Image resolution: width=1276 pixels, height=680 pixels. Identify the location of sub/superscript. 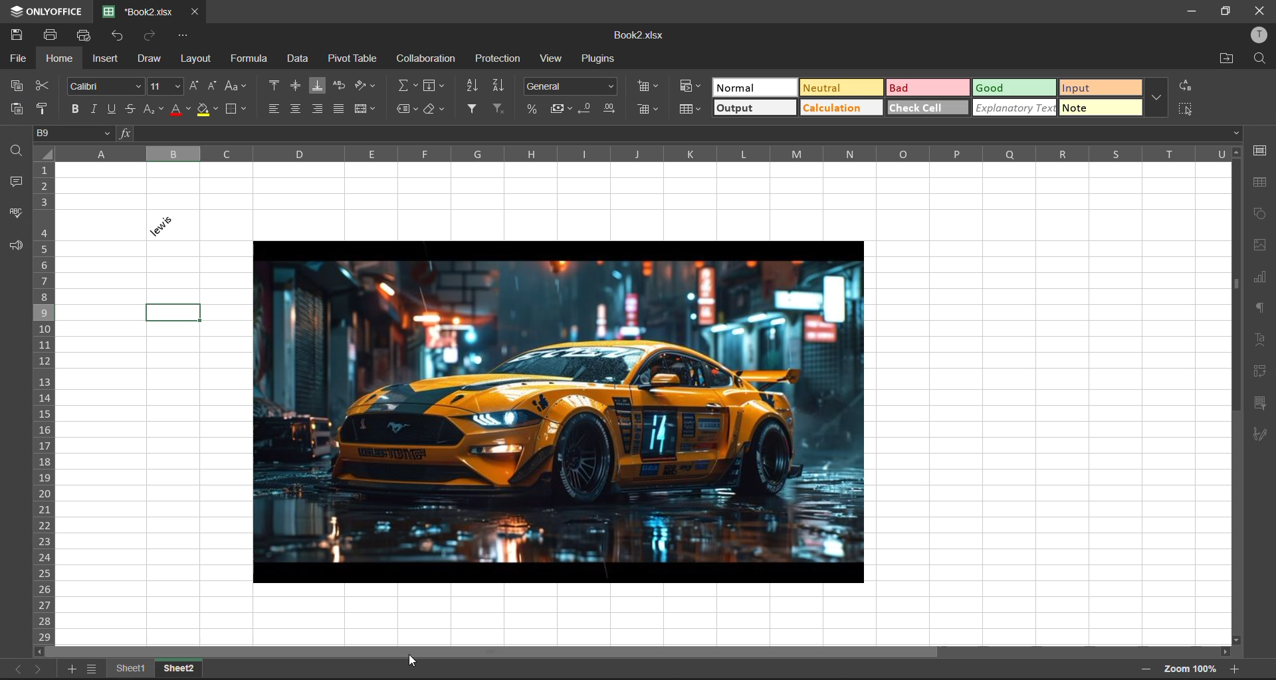
(154, 112).